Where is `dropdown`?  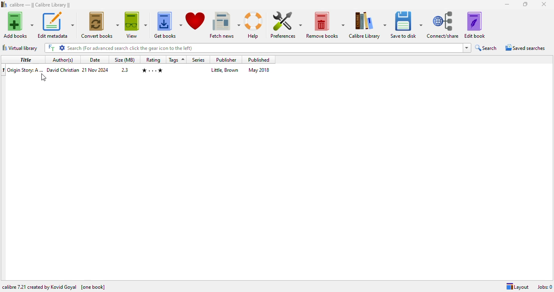
dropdown is located at coordinates (467, 48).